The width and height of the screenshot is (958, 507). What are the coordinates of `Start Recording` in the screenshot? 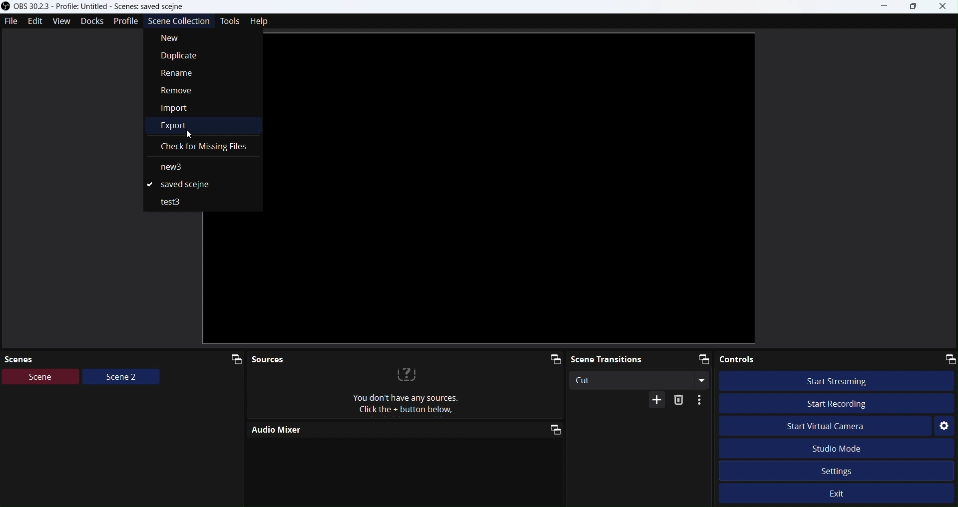 It's located at (836, 404).